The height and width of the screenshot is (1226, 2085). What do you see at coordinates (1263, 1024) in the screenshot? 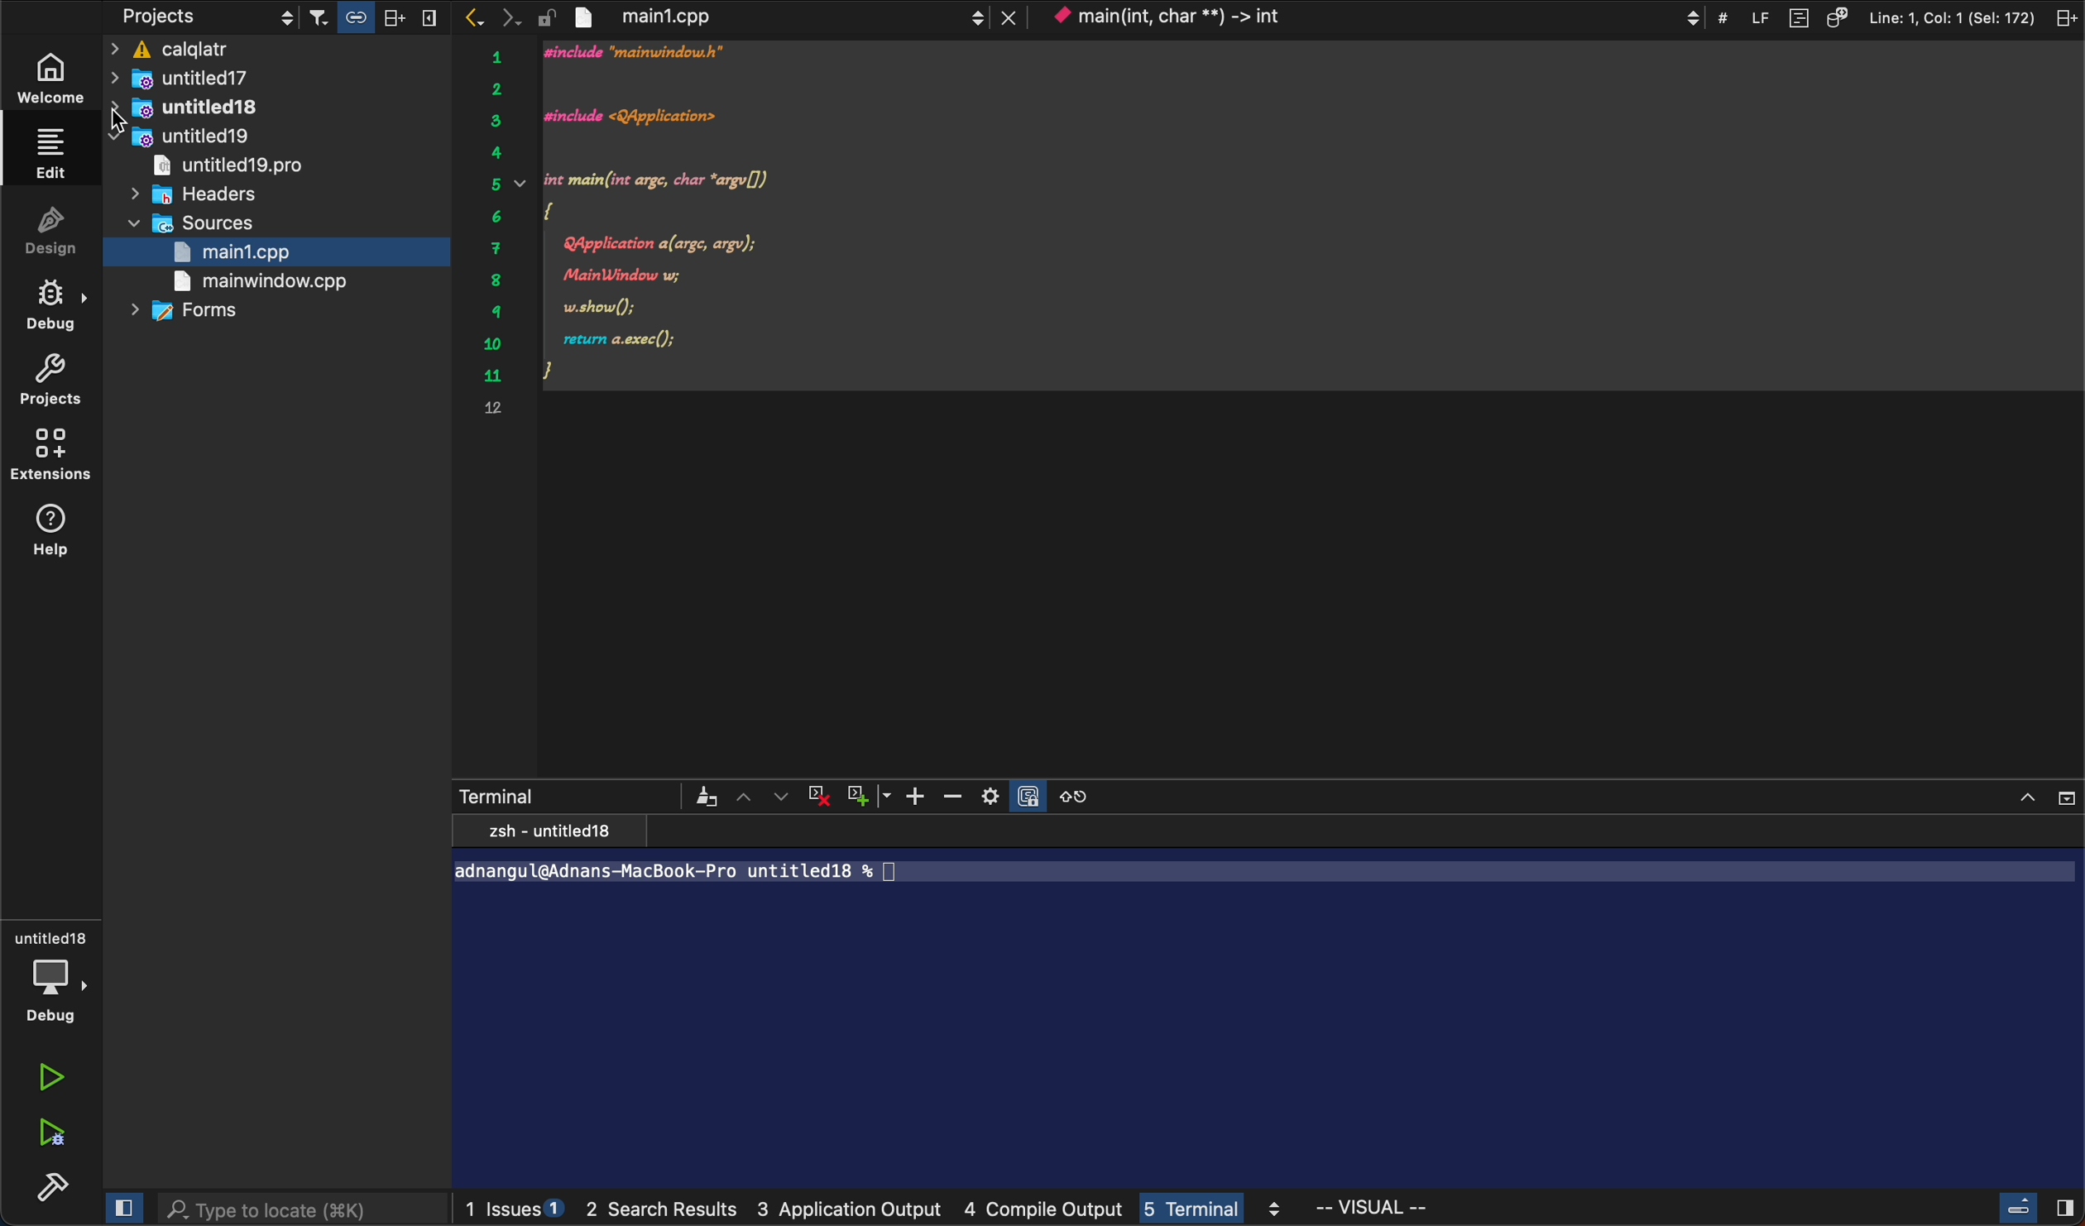
I see `terminal` at bounding box center [1263, 1024].